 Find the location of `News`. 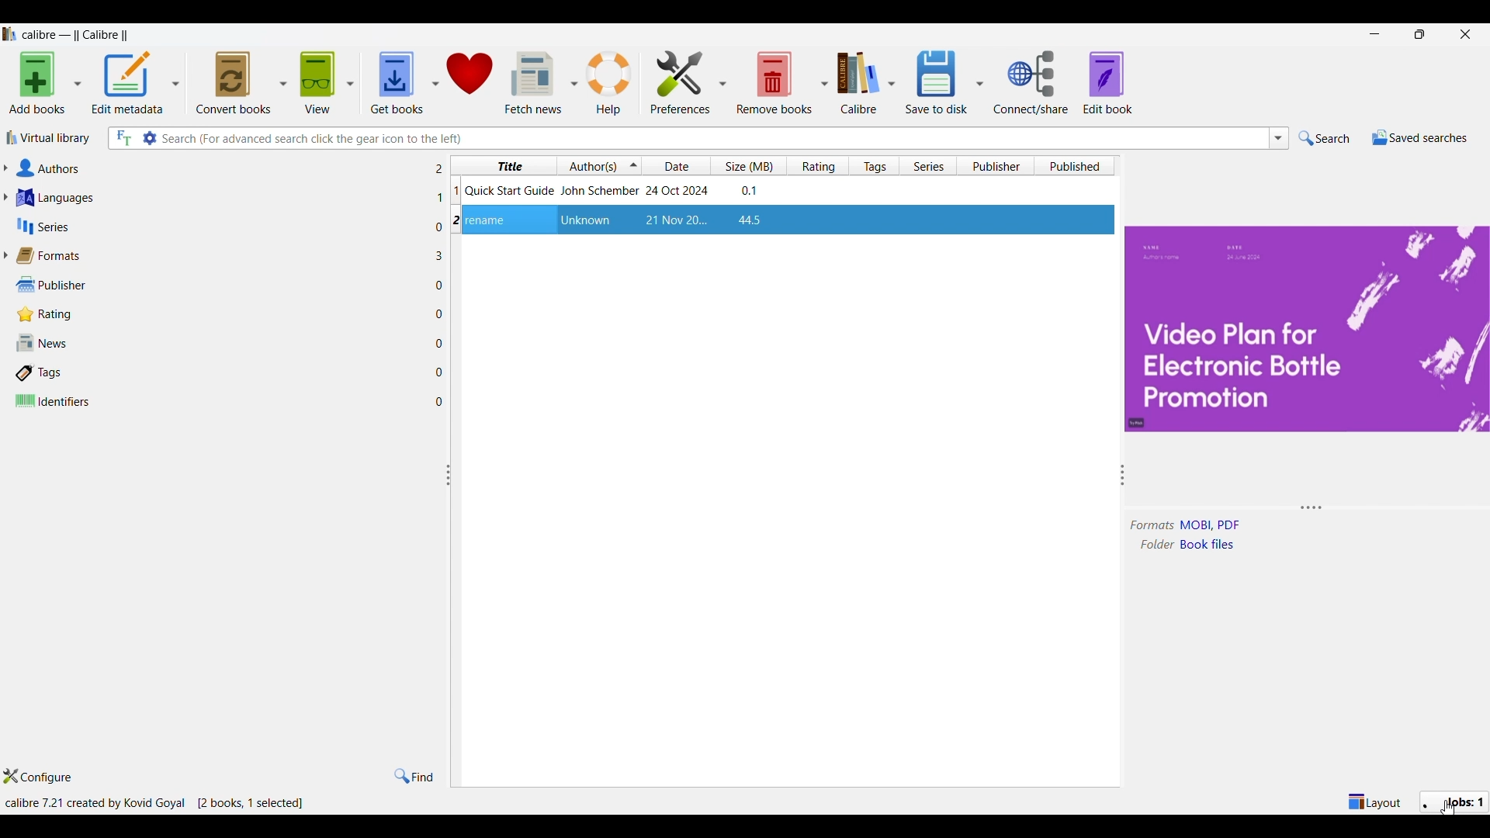

News is located at coordinates (220, 342).